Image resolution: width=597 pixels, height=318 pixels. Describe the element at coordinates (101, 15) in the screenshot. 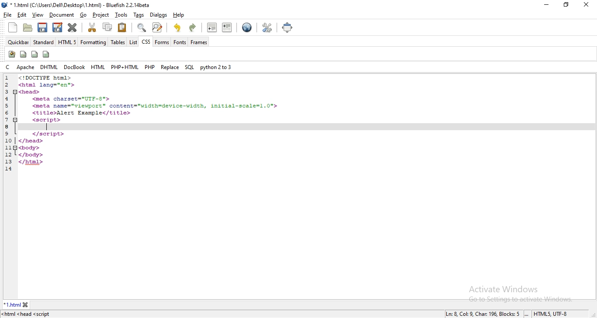

I see `project` at that location.